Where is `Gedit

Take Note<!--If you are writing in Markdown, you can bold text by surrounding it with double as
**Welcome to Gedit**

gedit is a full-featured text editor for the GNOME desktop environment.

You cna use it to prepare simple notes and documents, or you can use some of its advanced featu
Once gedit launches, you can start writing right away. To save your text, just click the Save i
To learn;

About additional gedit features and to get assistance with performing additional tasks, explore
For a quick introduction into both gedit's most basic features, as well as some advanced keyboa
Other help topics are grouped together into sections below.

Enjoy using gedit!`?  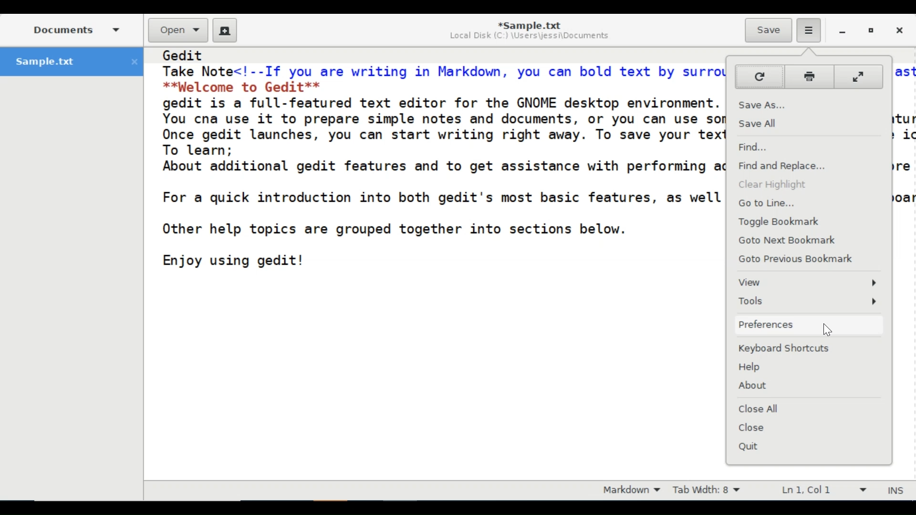
Gedit

Take Note<!--If you are writing in Markdown, you can bold text by surrounding it with double as
**Welcome to Gedit**

gedit is a full-featured text editor for the GNOME desktop environment.

You cna use it to prepare simple notes and documents, or you can use some of its advanced featu
Once gedit launches, you can start writing right away. To save your text, just click the Save i
To learn;

About additional gedit features and to get assistance with performing additional tasks, explore
For a quick introduction into both gedit's most basic features, as well as some advanced keyboa
Other help topics are grouped together into sections below.

Enjoy using gedit! is located at coordinates (436, 170).